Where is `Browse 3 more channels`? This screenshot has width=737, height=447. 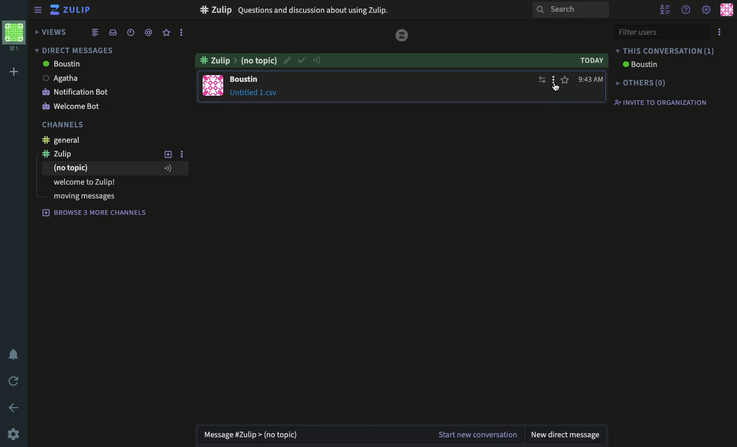 Browse 3 more channels is located at coordinates (95, 213).